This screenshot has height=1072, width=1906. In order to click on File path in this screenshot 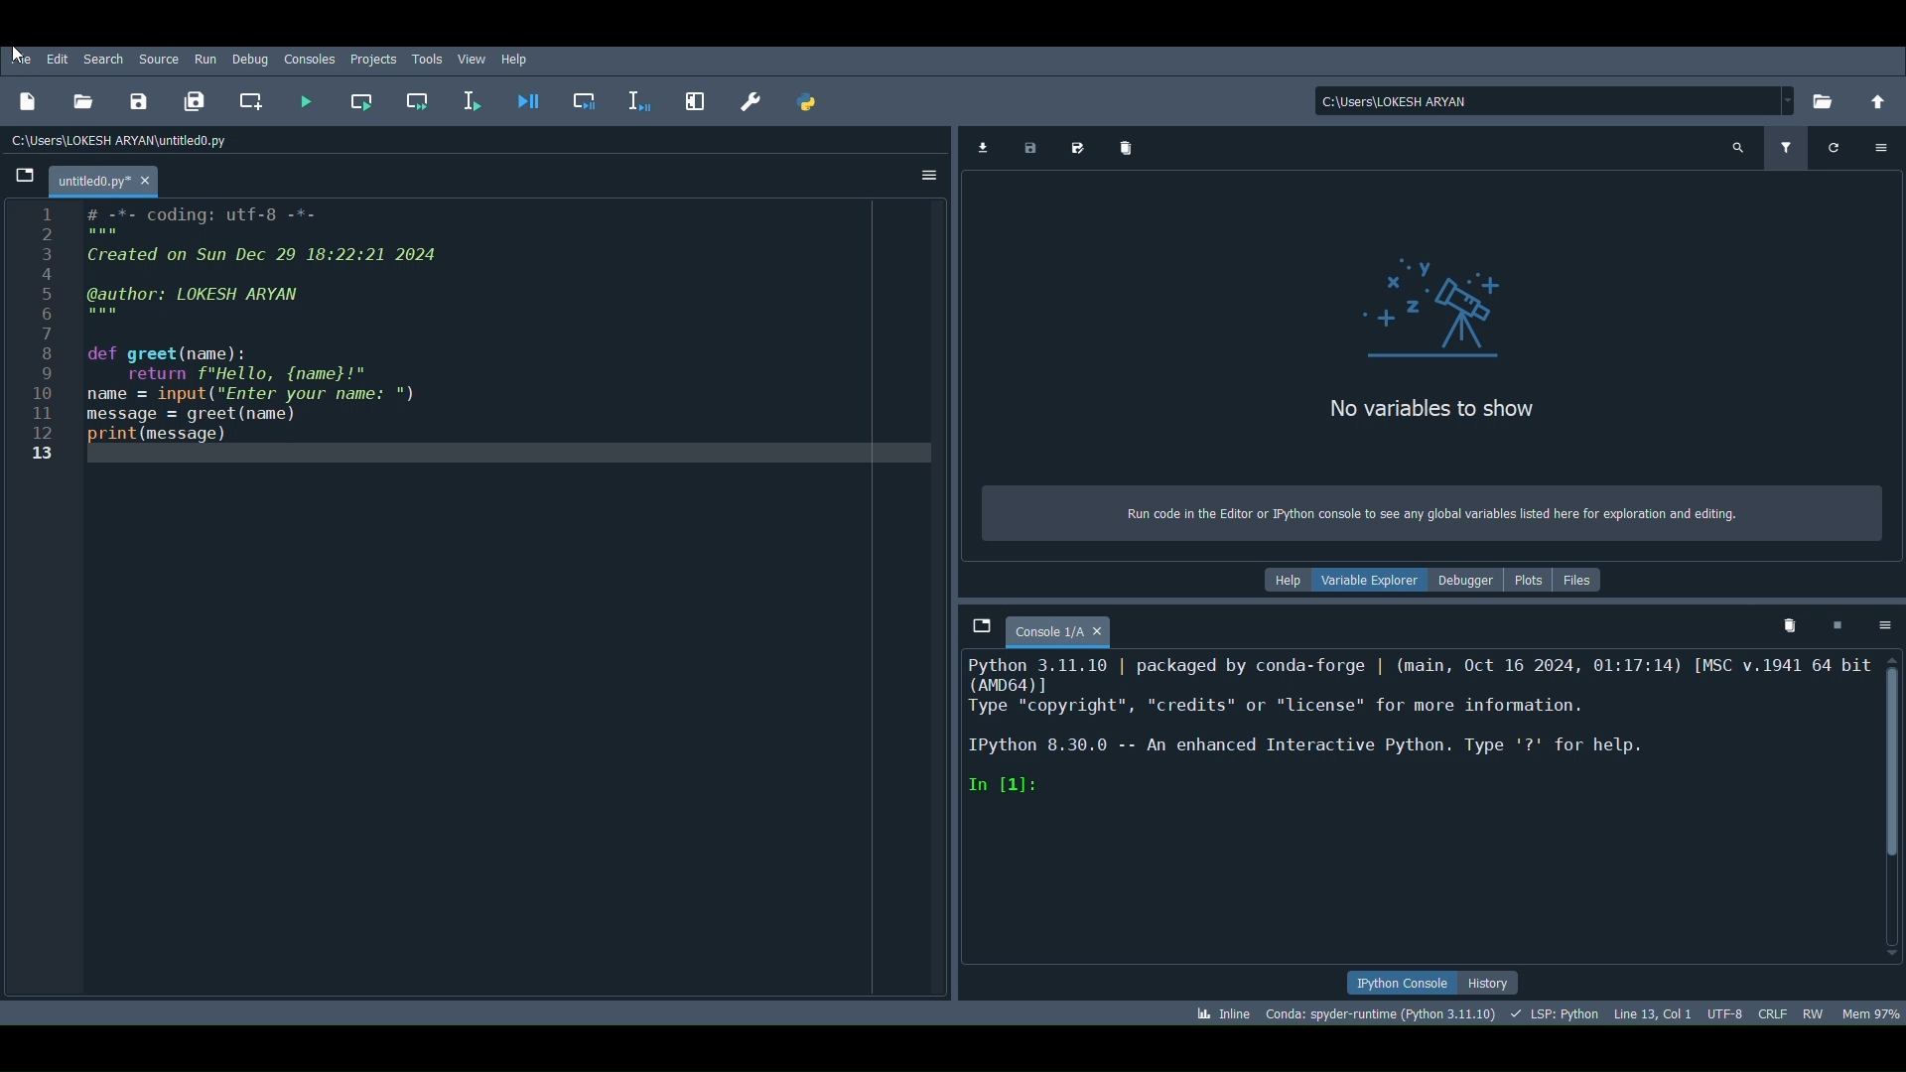, I will do `click(126, 137)`.